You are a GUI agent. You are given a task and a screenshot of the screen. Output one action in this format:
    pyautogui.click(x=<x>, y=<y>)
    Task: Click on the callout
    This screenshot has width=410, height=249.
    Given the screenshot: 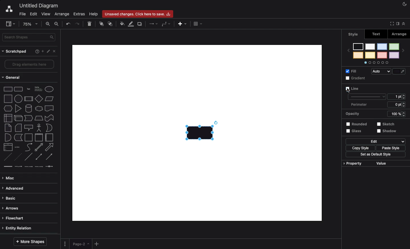 What is the action you would take?
    pyautogui.click(x=29, y=127)
    